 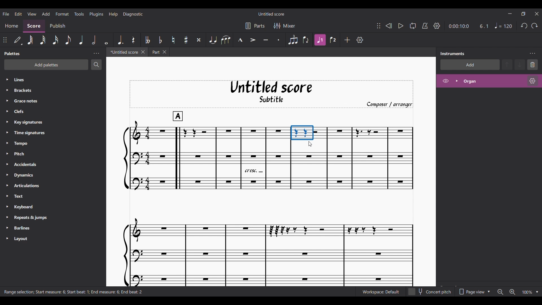 What do you see at coordinates (199, 40) in the screenshot?
I see `Toggle double sharp` at bounding box center [199, 40].